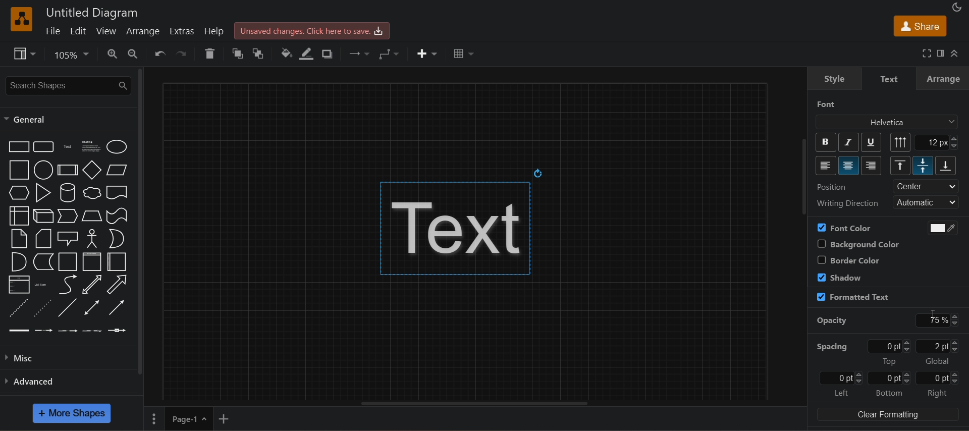 Image resolution: width=969 pixels, height=431 pixels. What do you see at coordinates (871, 142) in the screenshot?
I see `underline` at bounding box center [871, 142].